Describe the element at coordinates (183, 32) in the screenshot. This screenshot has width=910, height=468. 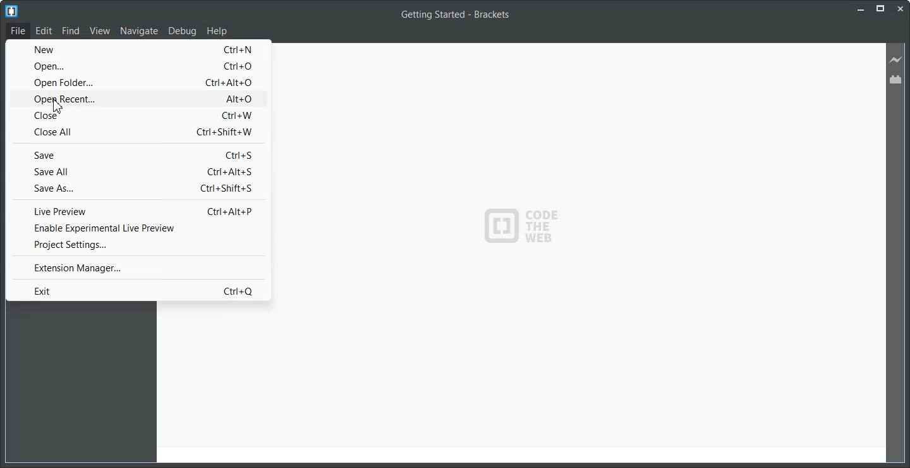
I see `Debug` at that location.